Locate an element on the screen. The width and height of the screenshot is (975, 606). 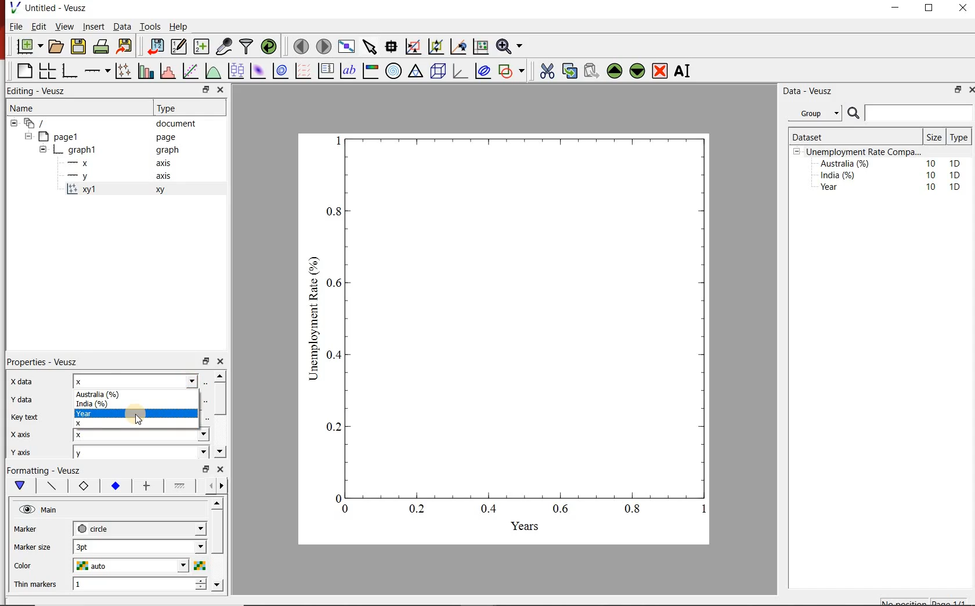
move the widgets up is located at coordinates (615, 71).